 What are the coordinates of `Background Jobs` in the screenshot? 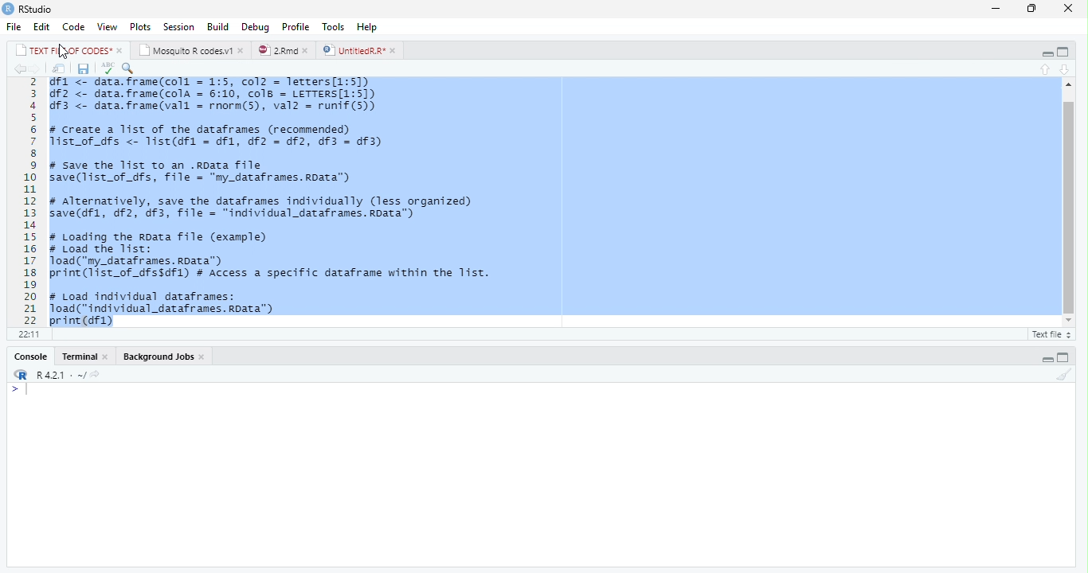 It's located at (161, 357).